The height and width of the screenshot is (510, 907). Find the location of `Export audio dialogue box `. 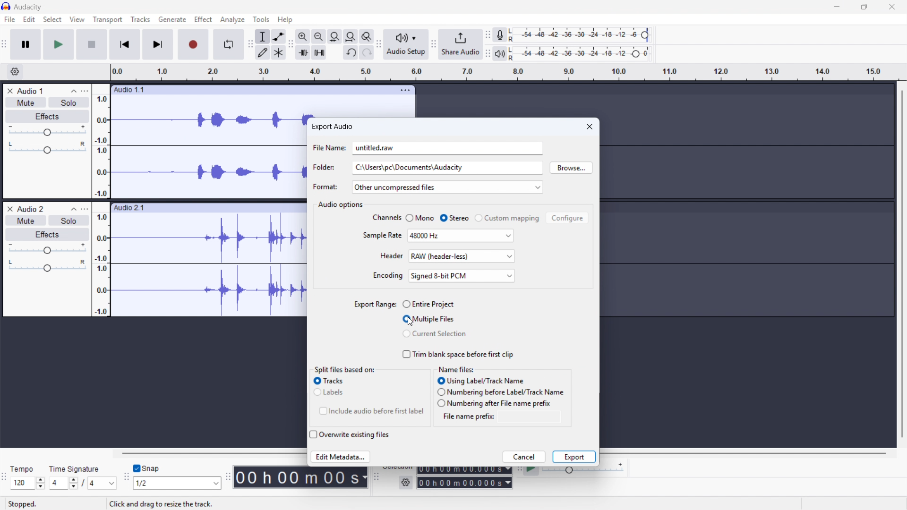

Export audio dialogue box  is located at coordinates (332, 127).